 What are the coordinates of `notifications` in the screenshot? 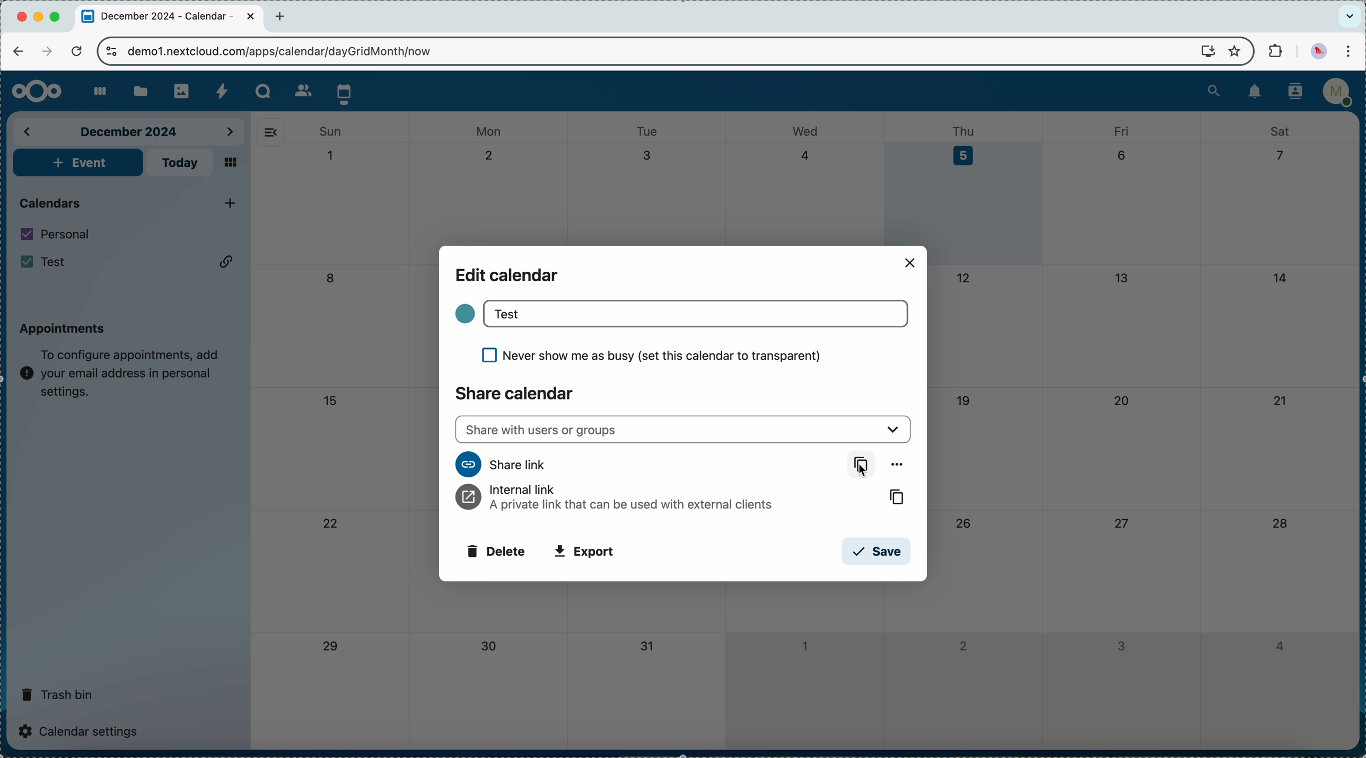 It's located at (1255, 92).